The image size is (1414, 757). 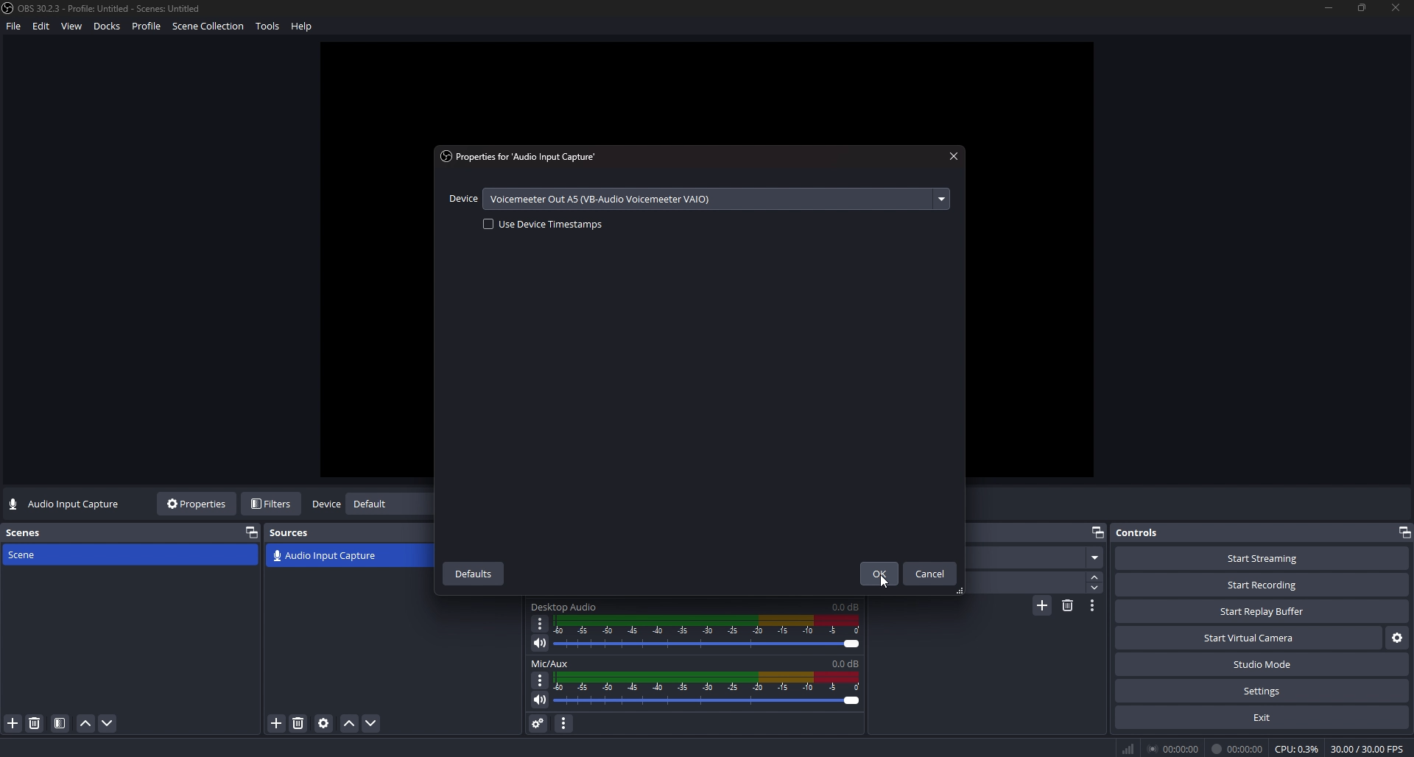 I want to click on start virtual camera, so click(x=1248, y=638).